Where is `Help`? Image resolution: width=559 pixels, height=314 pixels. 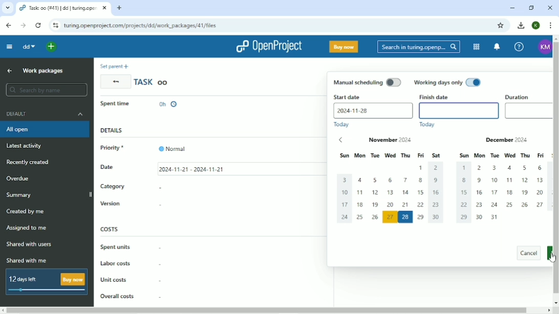 Help is located at coordinates (519, 46).